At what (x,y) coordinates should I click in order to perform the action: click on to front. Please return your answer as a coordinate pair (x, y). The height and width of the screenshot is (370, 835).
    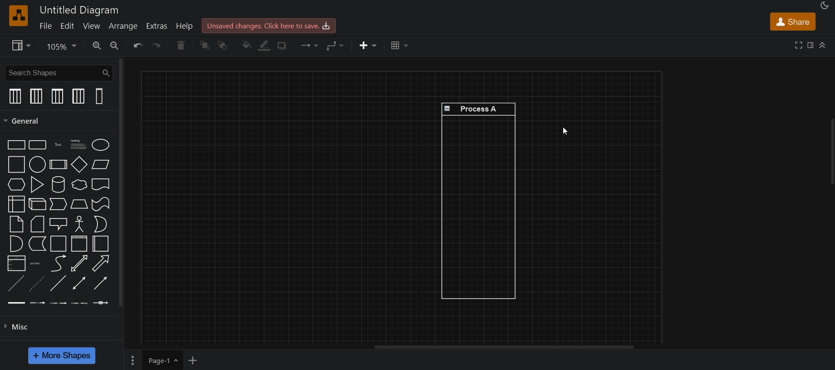
    Looking at the image, I should click on (205, 45).